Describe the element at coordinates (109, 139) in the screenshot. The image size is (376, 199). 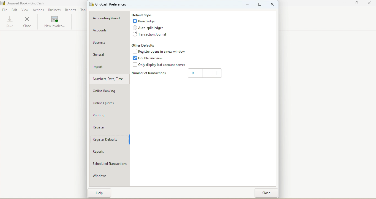
I see `Register defaults` at that location.